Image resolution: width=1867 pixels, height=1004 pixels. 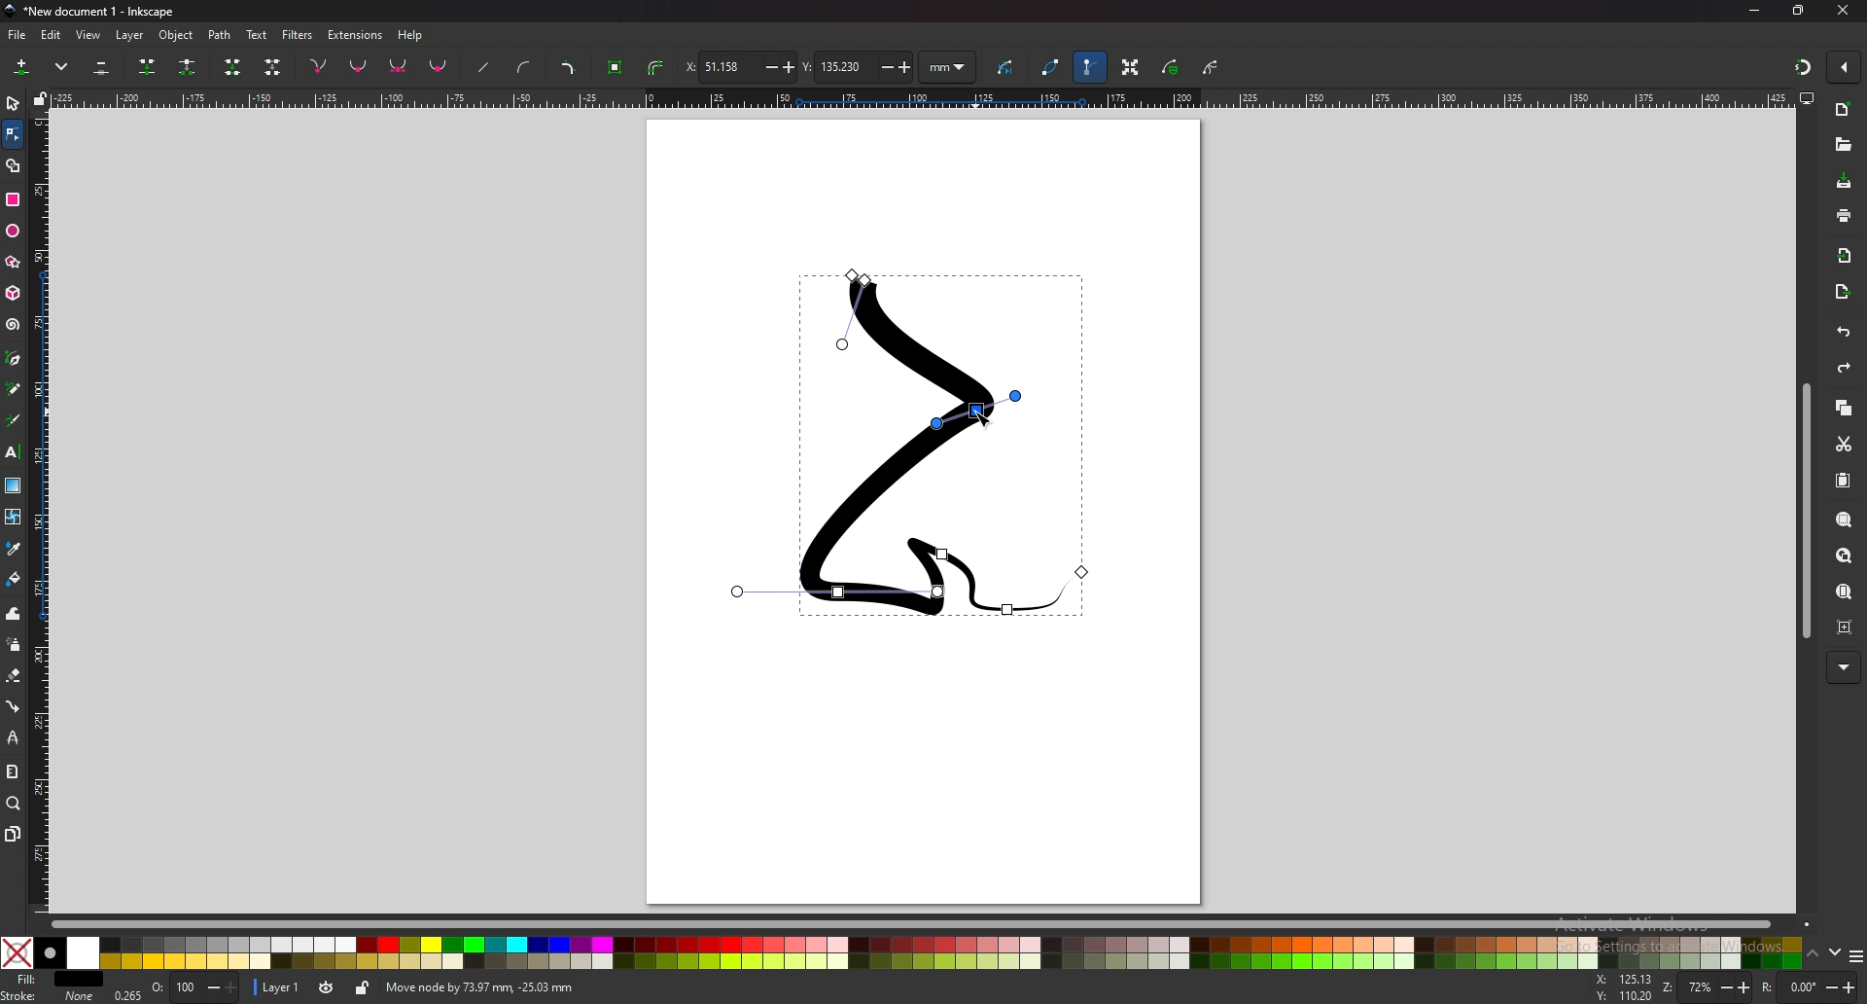 I want to click on x coordinates, so click(x=738, y=66).